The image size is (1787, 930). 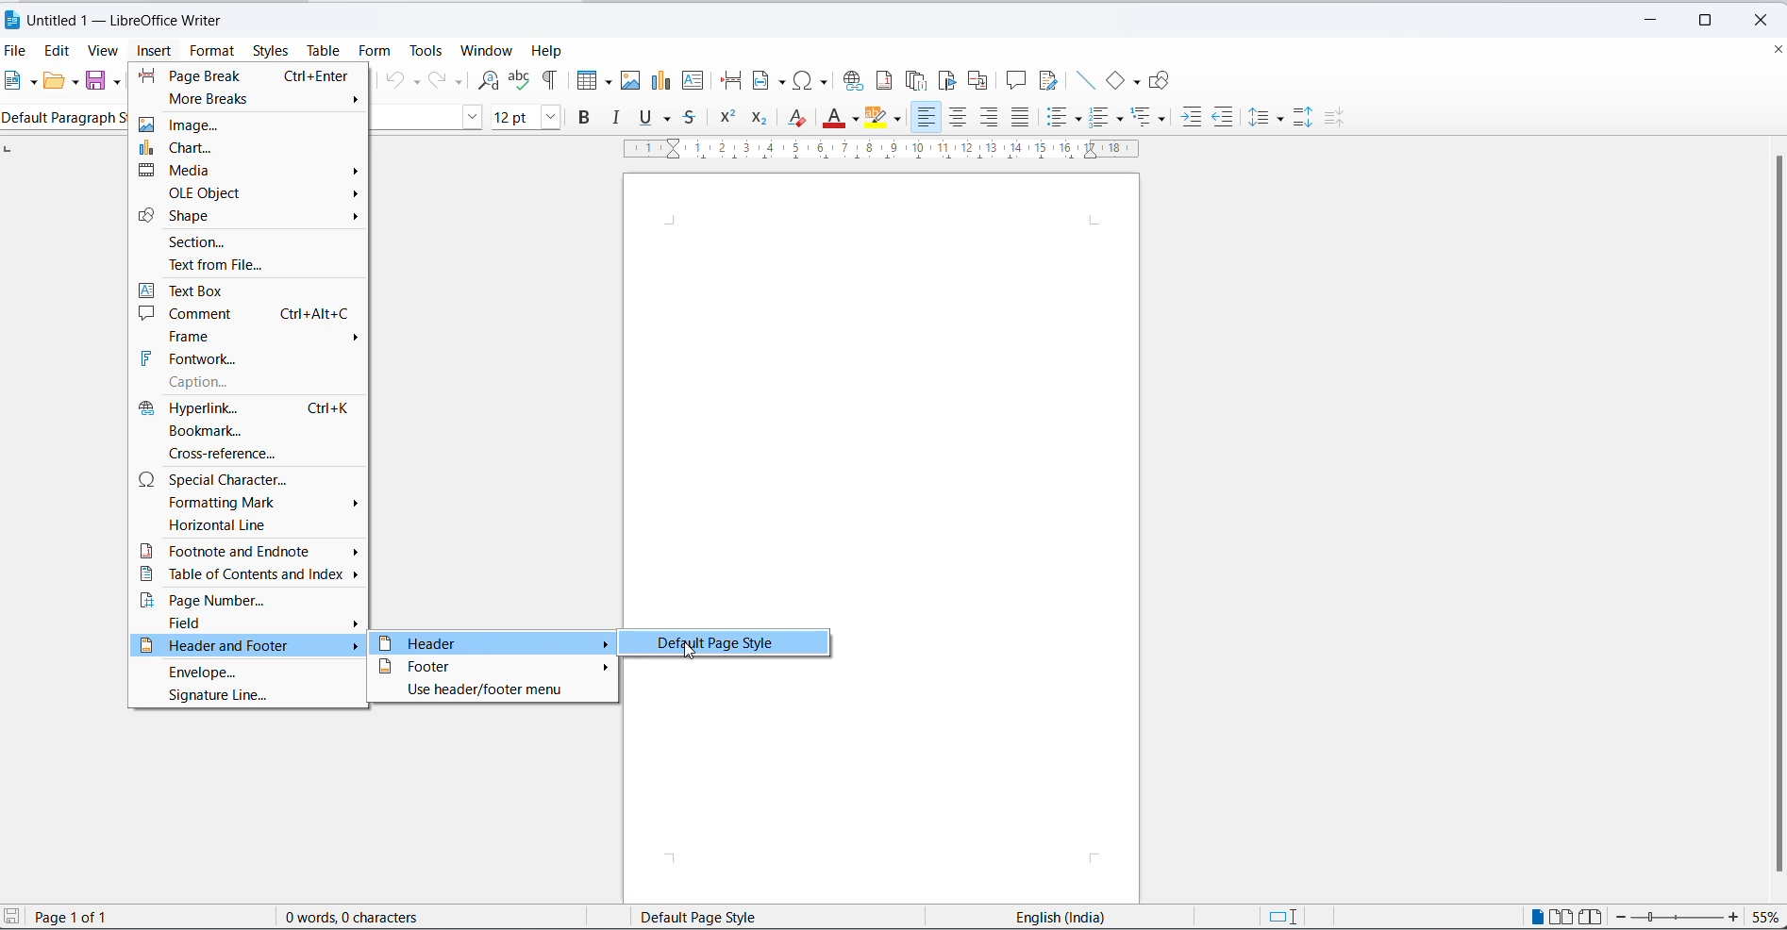 I want to click on open, so click(x=53, y=82).